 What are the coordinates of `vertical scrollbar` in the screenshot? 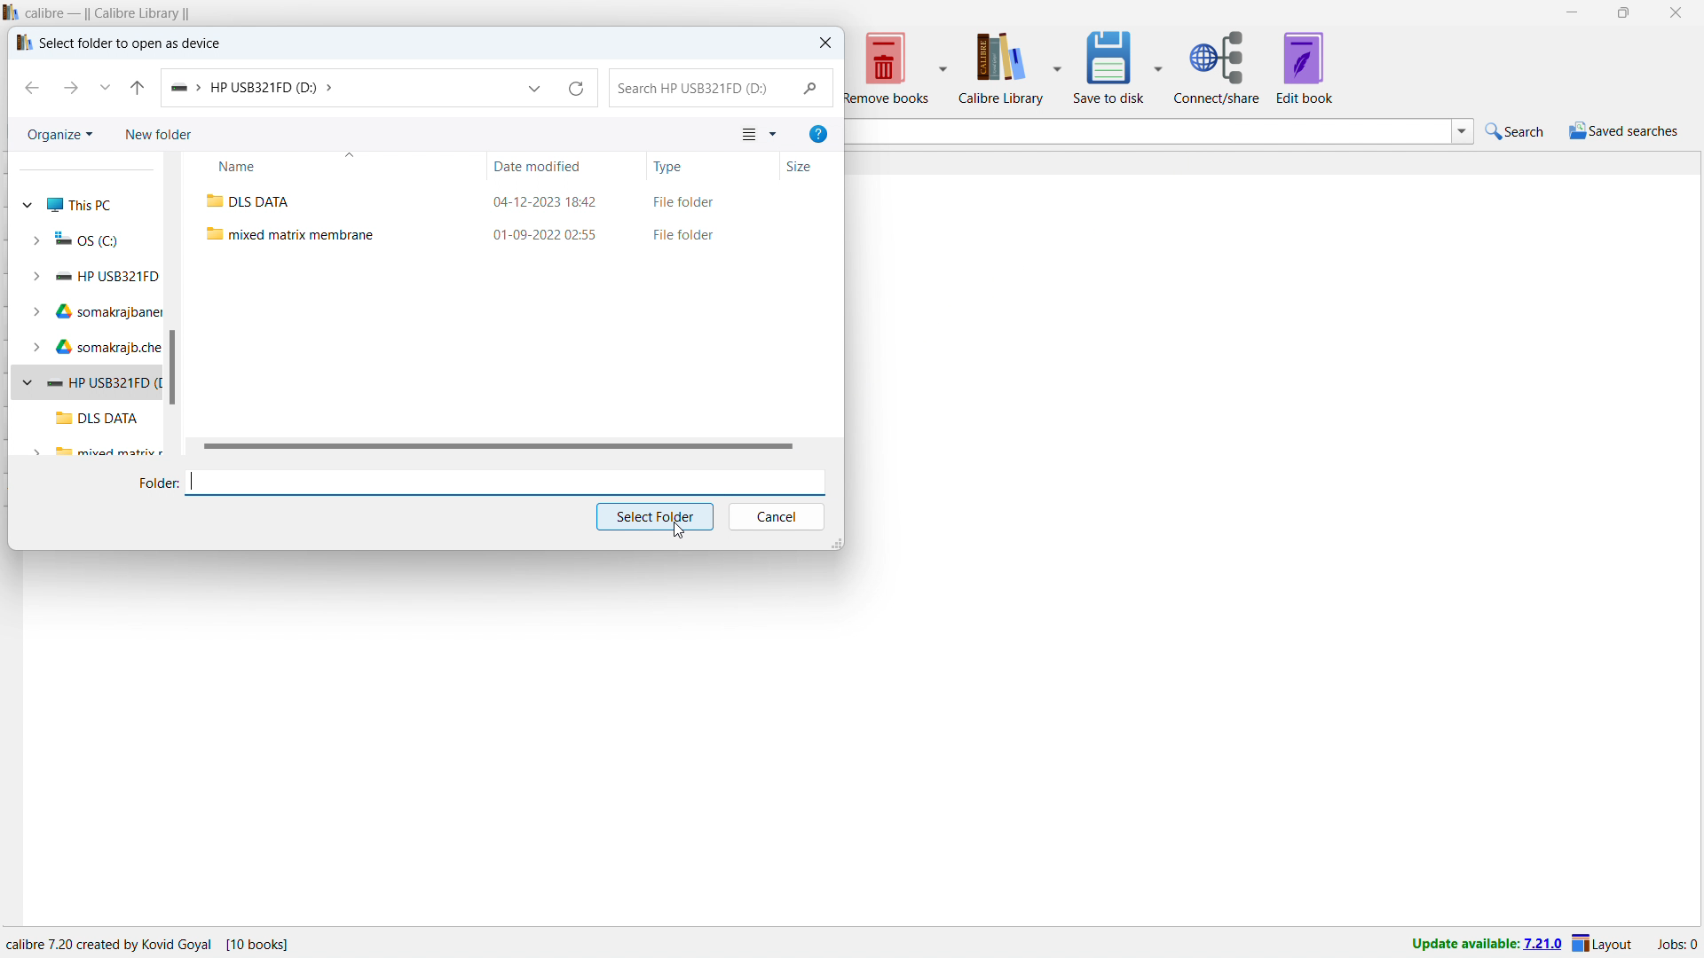 It's located at (172, 366).